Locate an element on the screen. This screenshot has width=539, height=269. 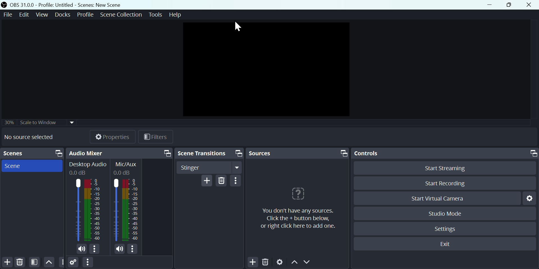
minimise is located at coordinates (492, 5).